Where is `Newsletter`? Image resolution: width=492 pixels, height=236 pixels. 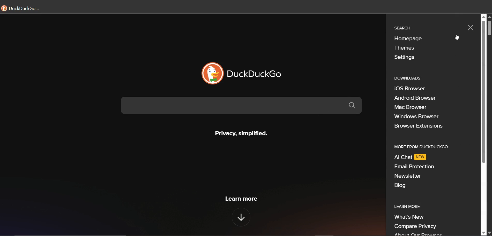
Newsletter is located at coordinates (408, 175).